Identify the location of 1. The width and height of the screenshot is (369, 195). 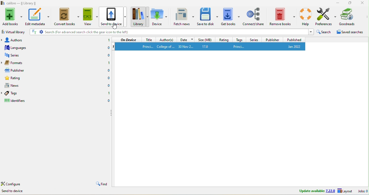
(106, 63).